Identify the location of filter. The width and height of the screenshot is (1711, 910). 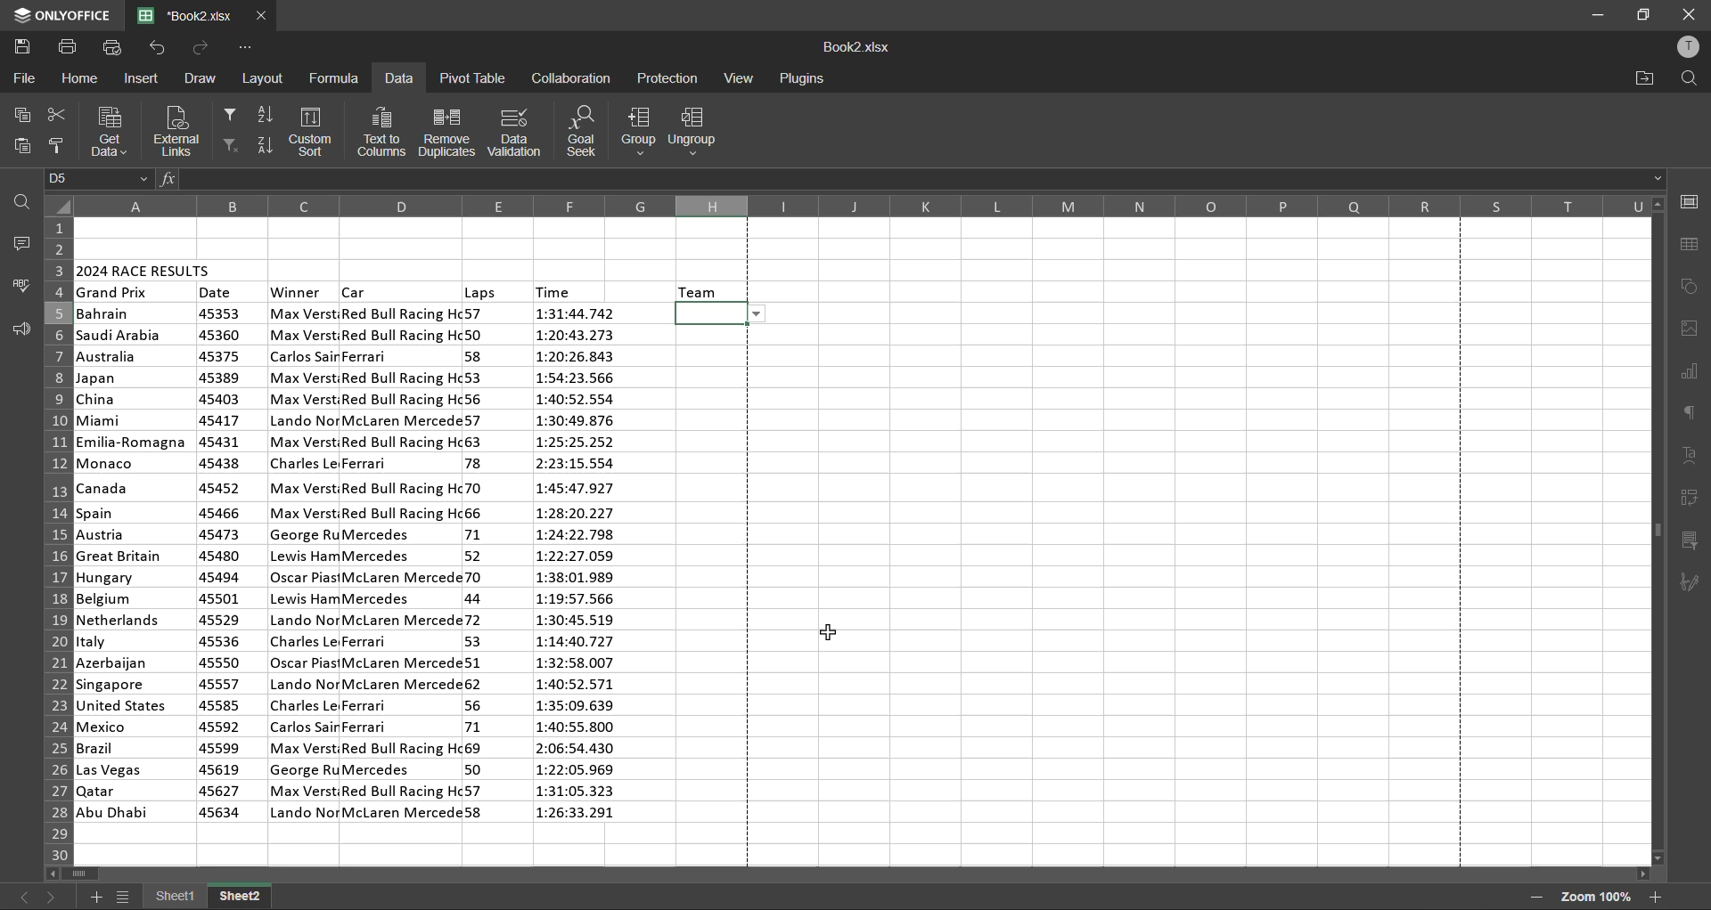
(228, 112).